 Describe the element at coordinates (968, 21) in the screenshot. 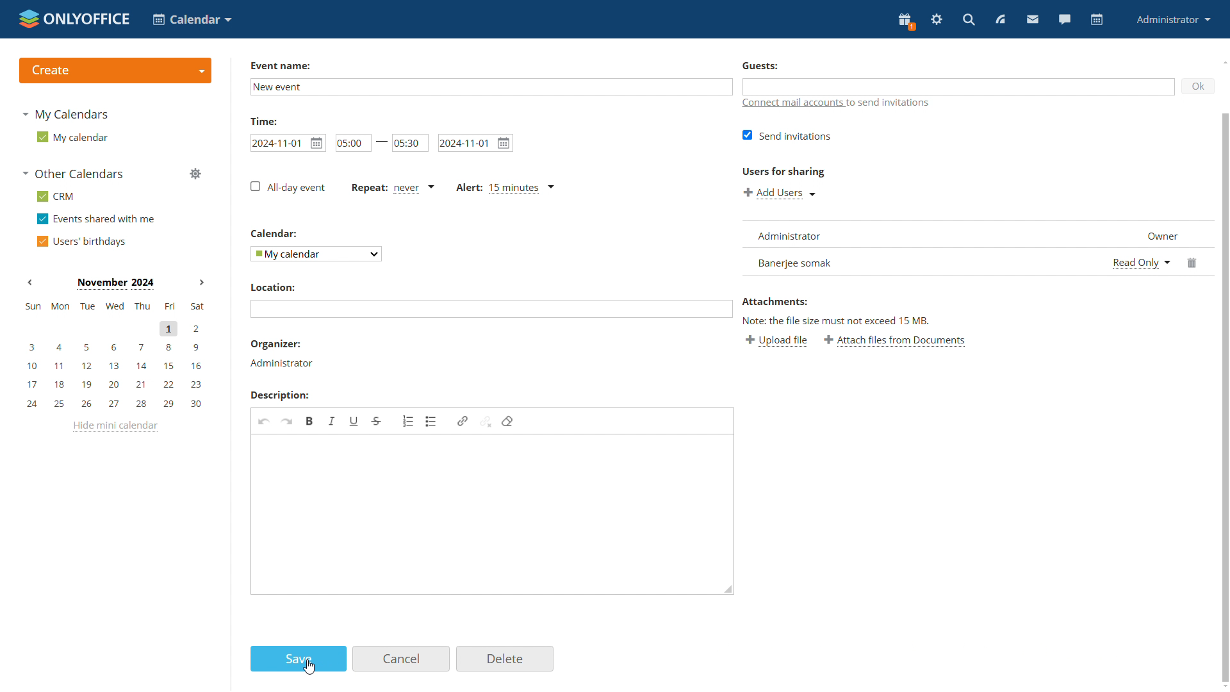

I see `search` at that location.